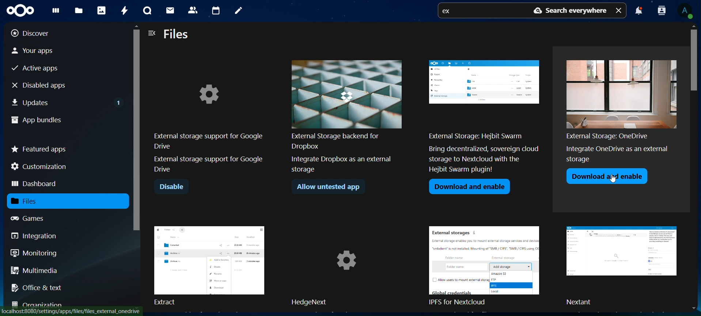 The height and width of the screenshot is (316, 701). I want to click on notifications, so click(639, 12).